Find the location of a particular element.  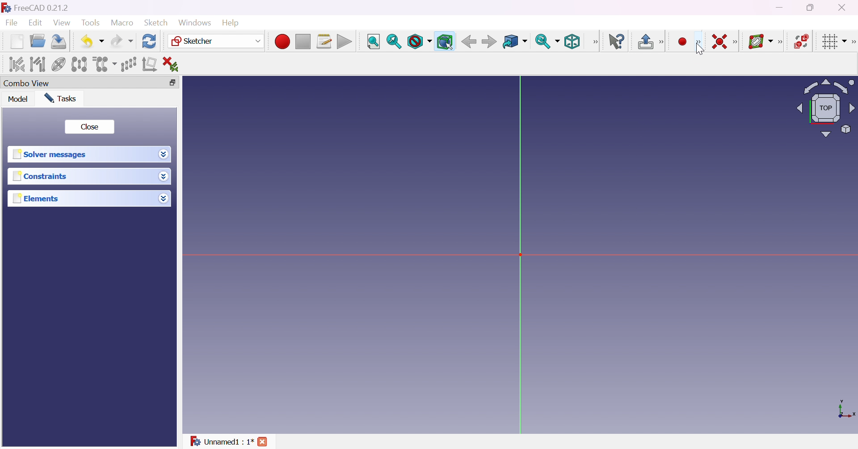

View is located at coordinates (63, 23).